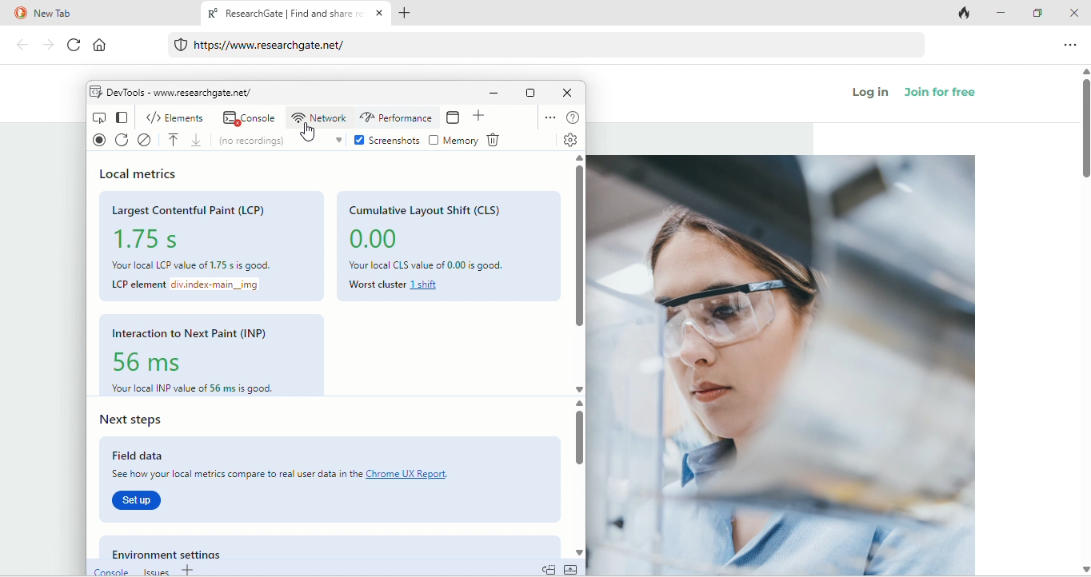 This screenshot has width=1091, height=577. I want to click on your local lcp value of 1.75 s is good, so click(198, 262).